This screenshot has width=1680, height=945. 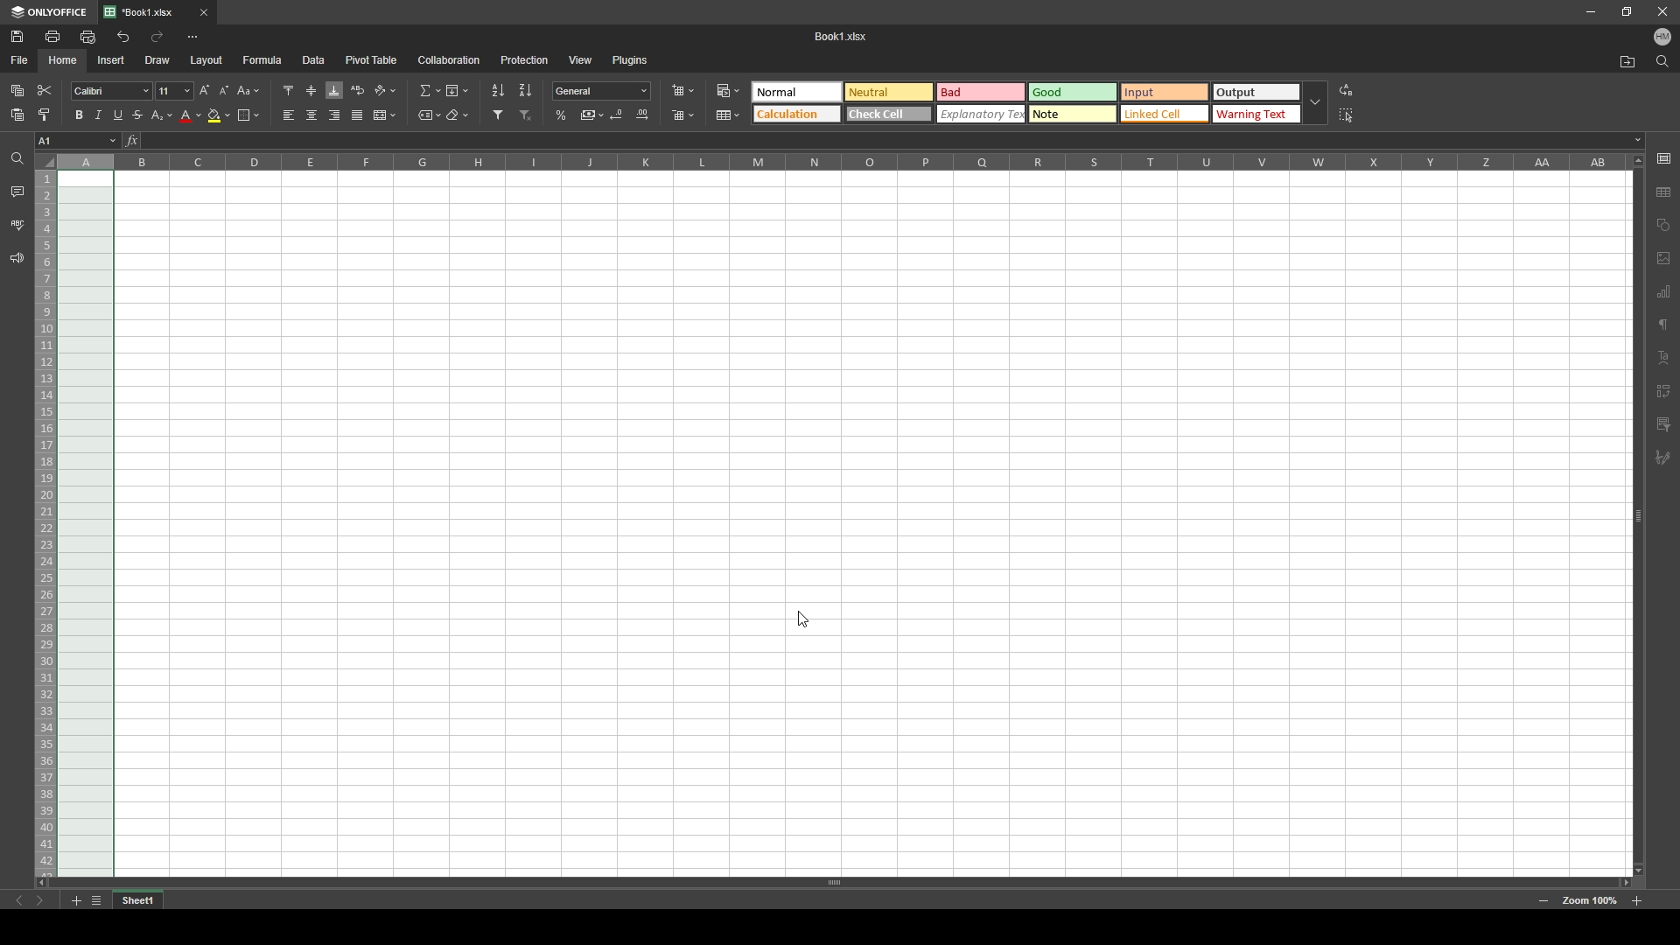 What do you see at coordinates (138, 901) in the screenshot?
I see `tab` at bounding box center [138, 901].